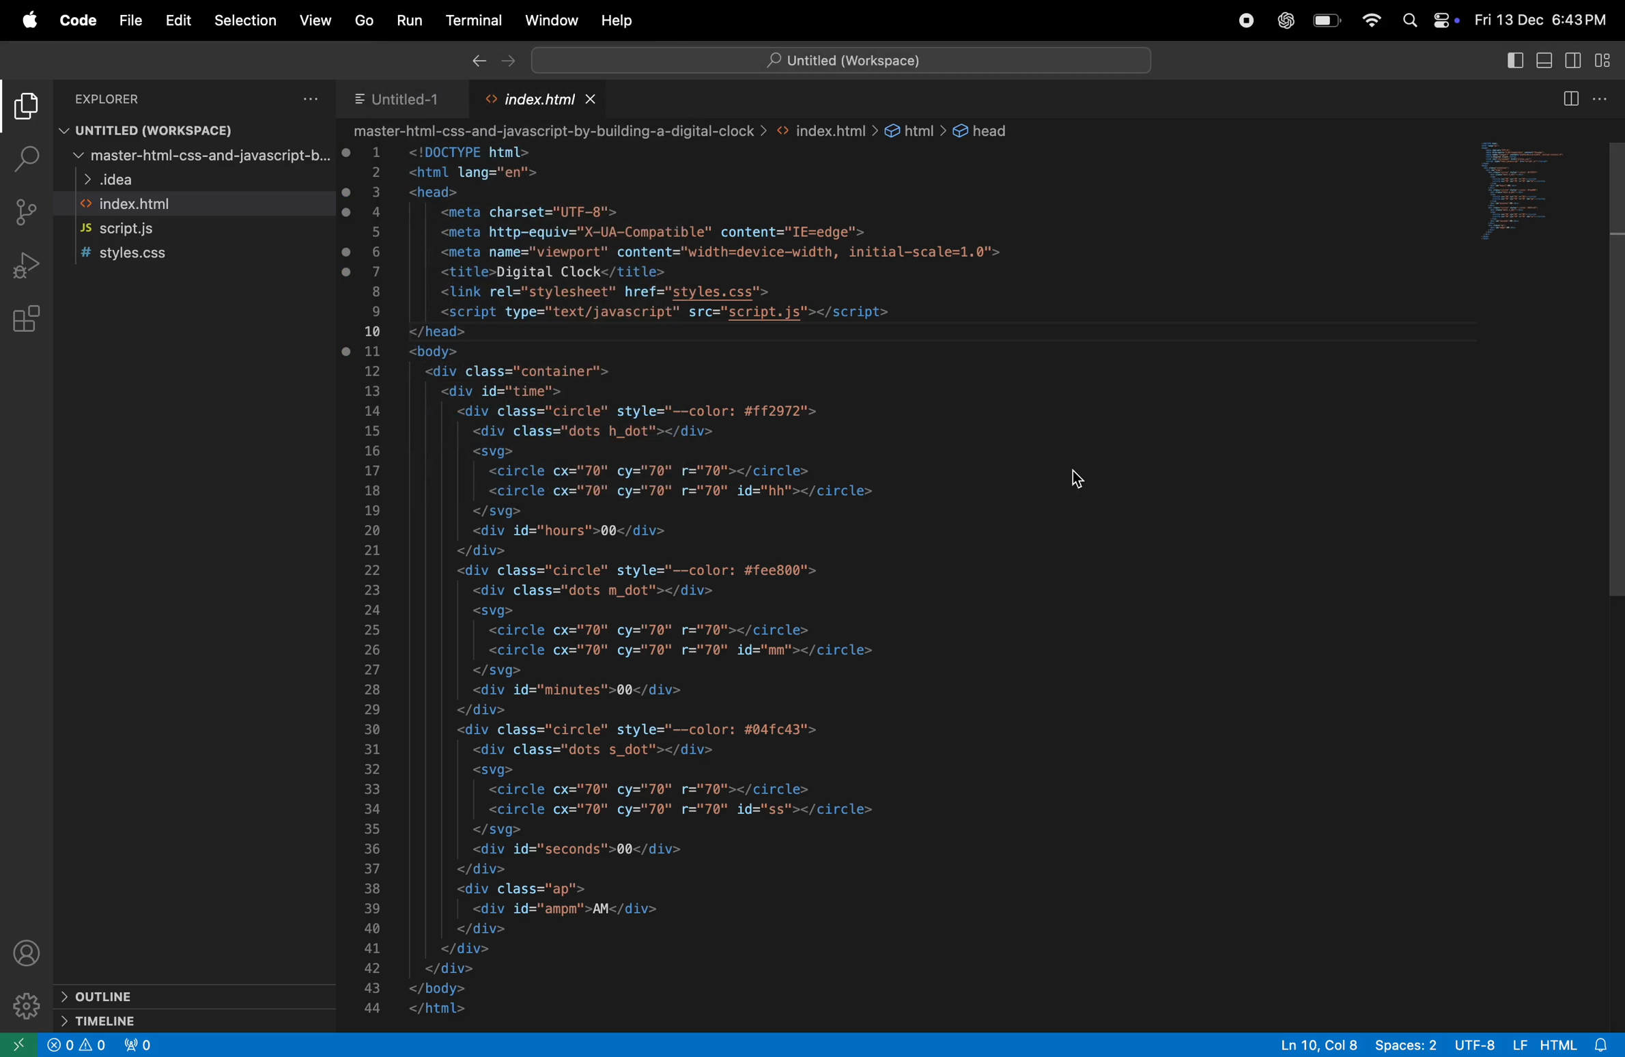 This screenshot has width=1625, height=1057. I want to click on untitiled tab, so click(412, 99).